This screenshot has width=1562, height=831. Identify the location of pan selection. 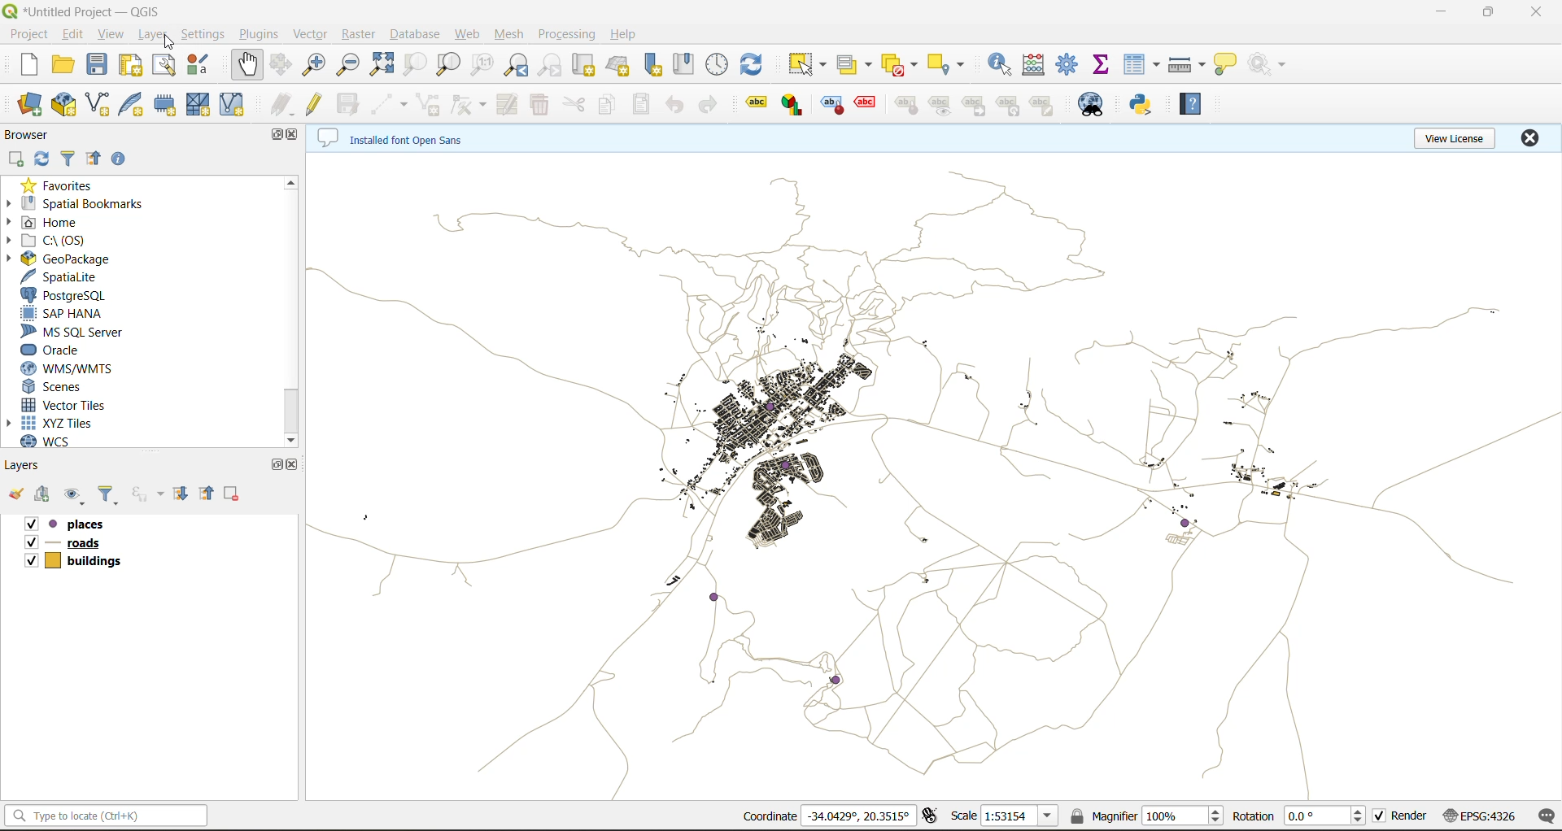
(282, 64).